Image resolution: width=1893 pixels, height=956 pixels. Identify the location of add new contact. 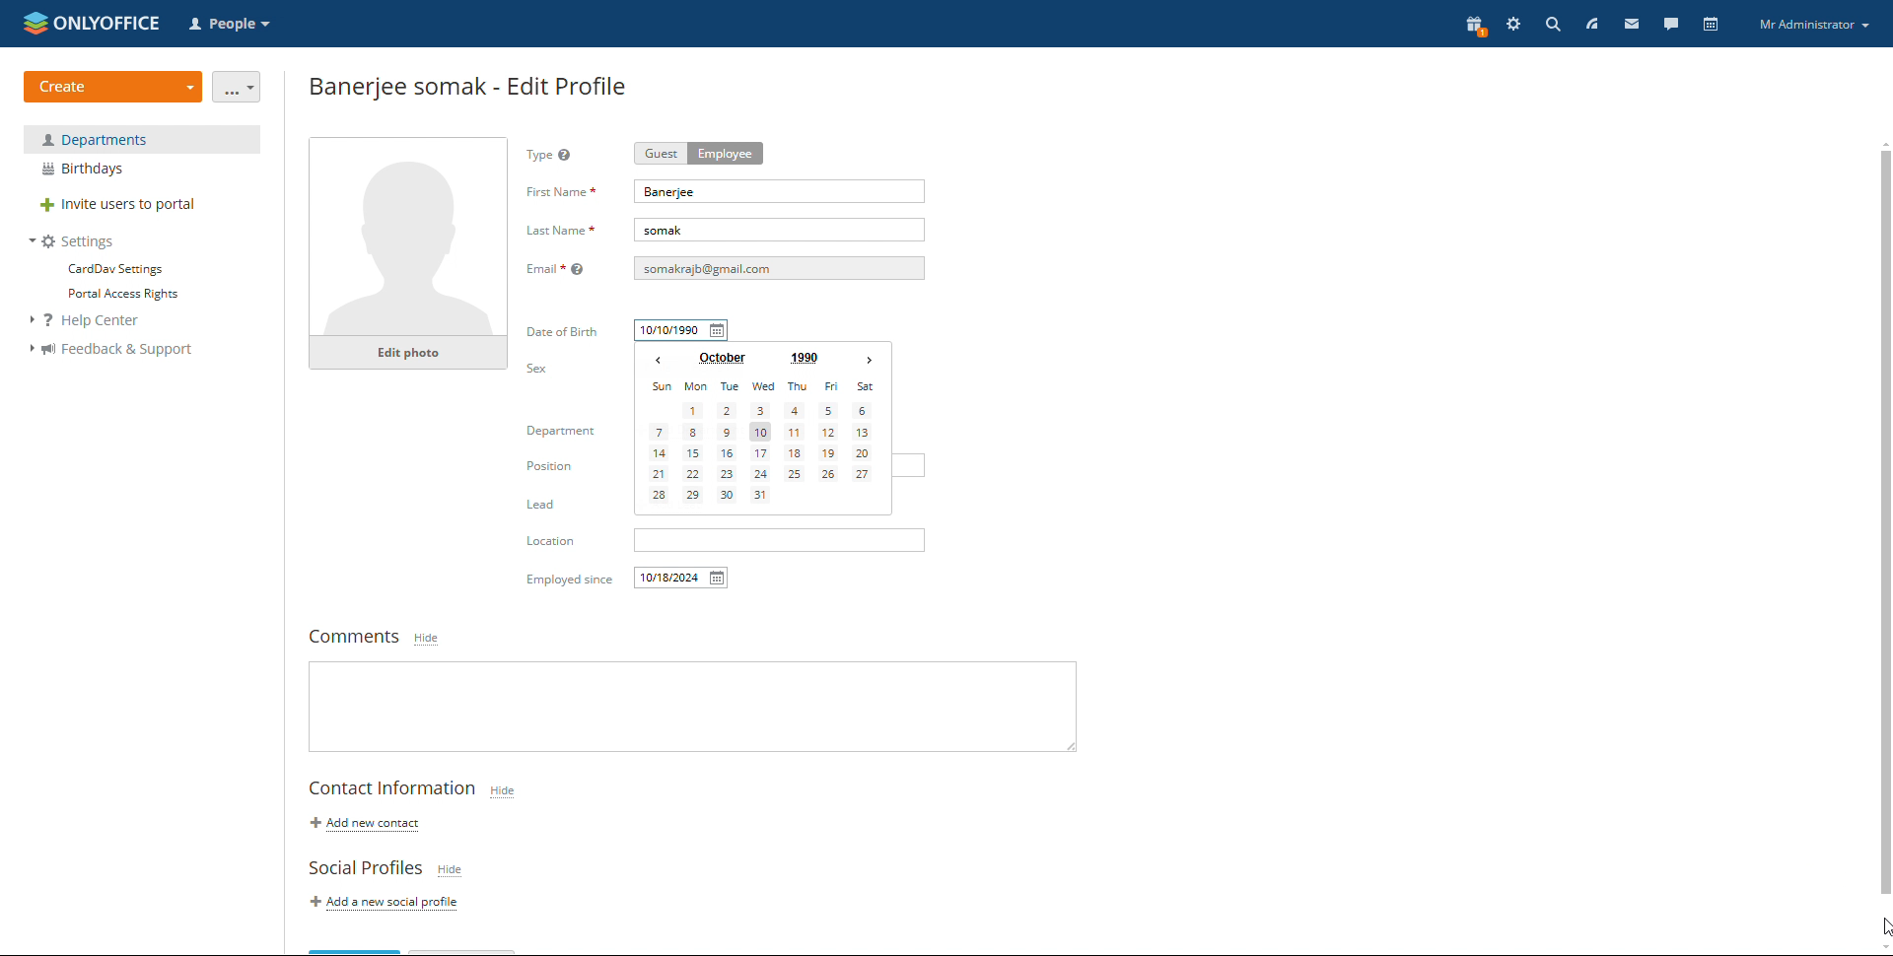
(363, 824).